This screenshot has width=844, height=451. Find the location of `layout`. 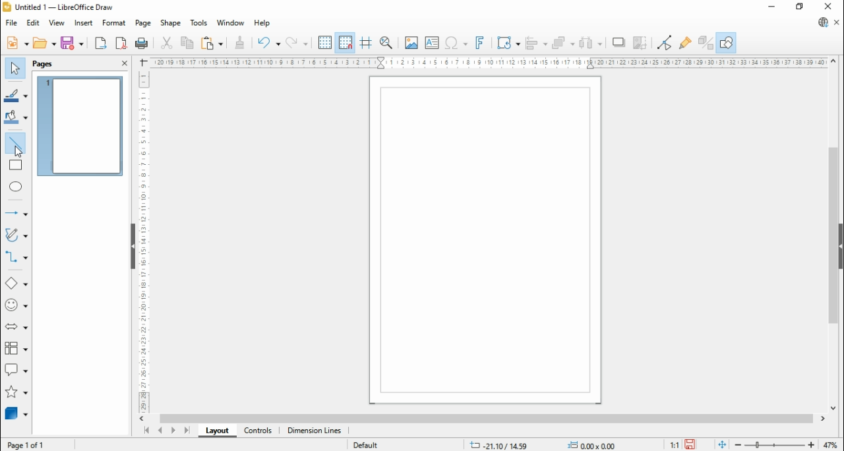

layout is located at coordinates (216, 430).